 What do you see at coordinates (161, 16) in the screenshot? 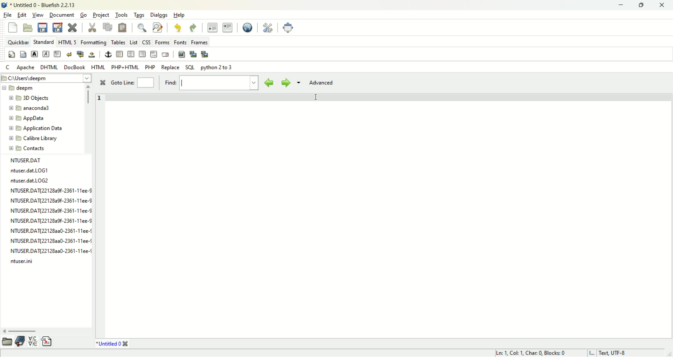
I see `dialogs` at bounding box center [161, 16].